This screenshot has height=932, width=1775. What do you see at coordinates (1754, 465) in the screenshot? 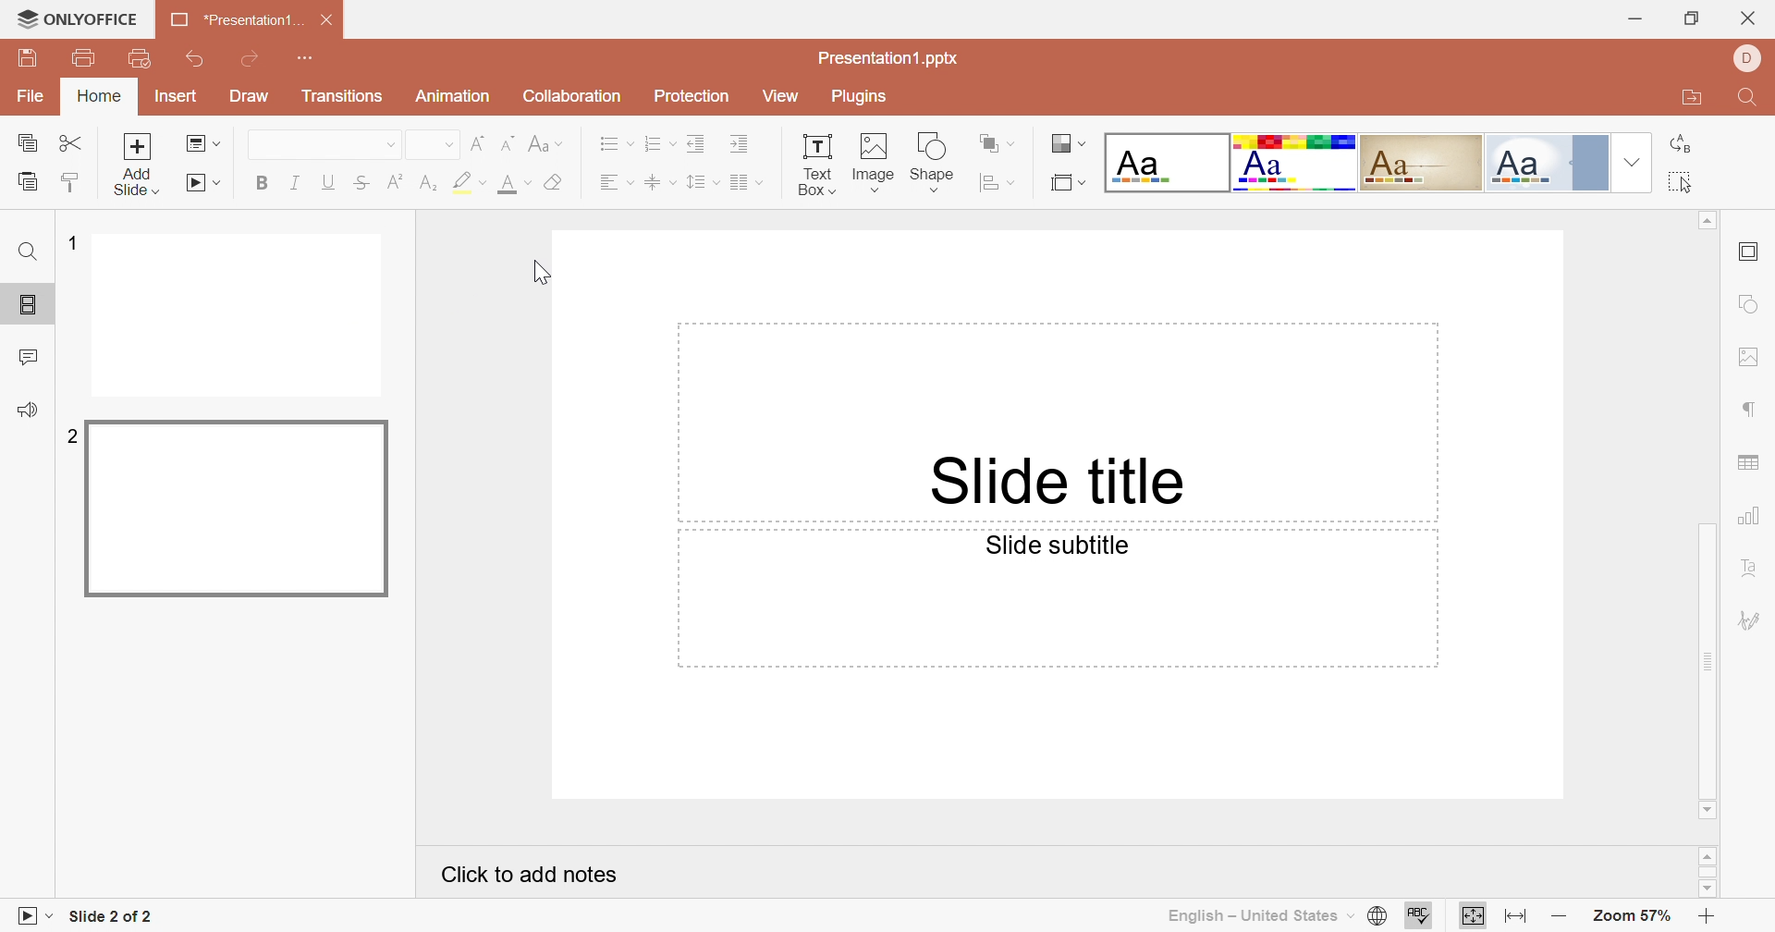
I see `table settings` at bounding box center [1754, 465].